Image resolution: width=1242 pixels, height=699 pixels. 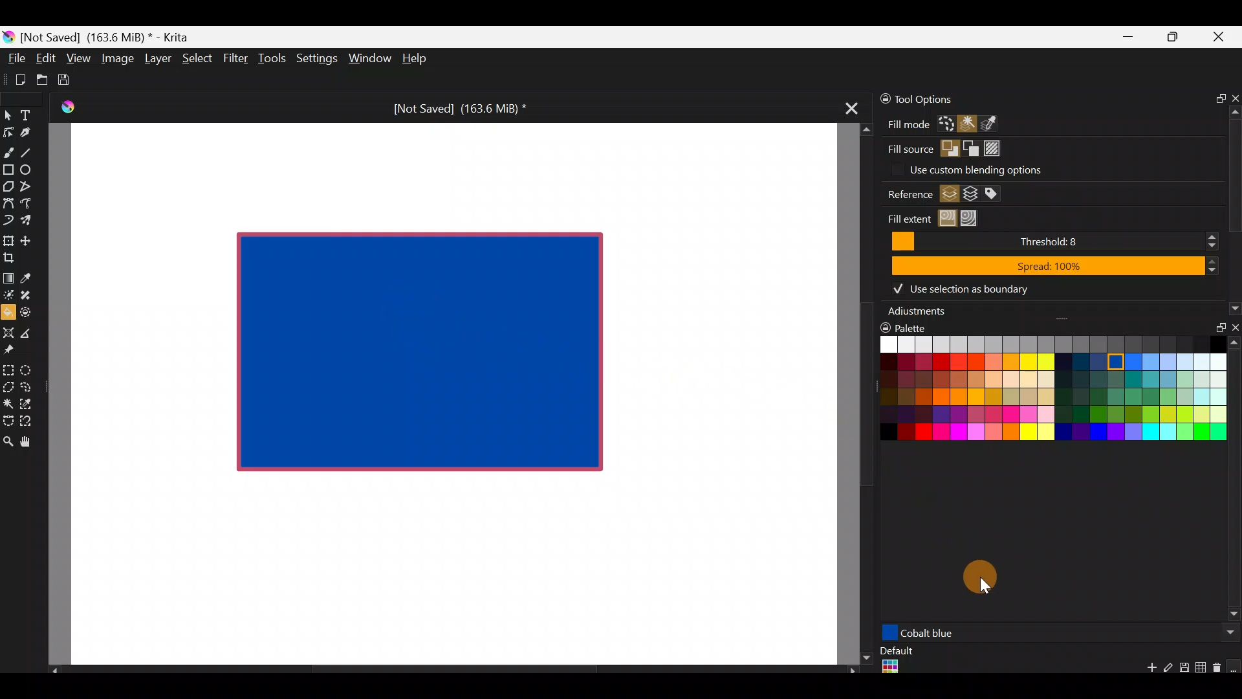 I want to click on Use selection as boundary, so click(x=962, y=288).